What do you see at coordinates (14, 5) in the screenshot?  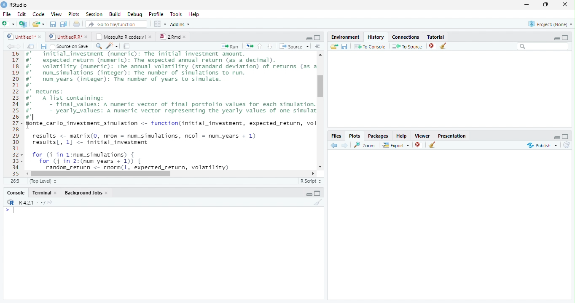 I see `RStudio` at bounding box center [14, 5].